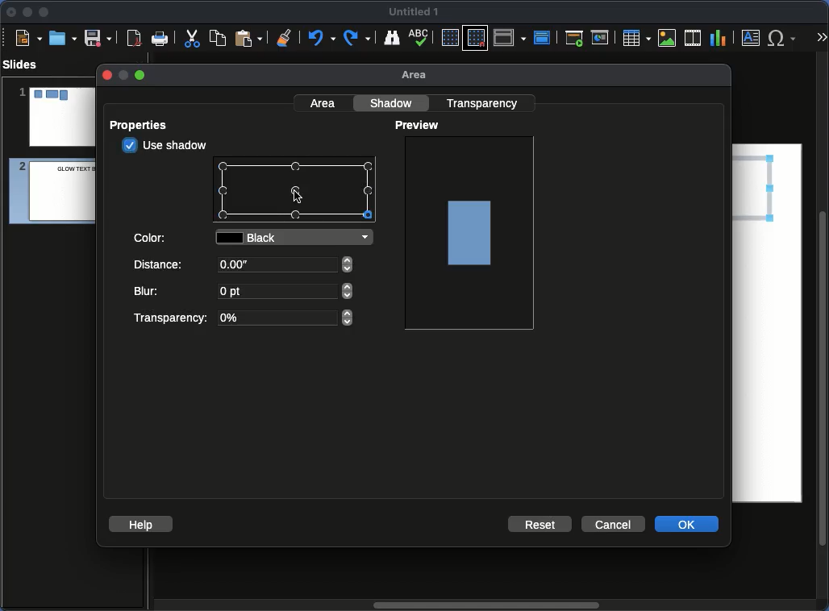 This screenshot has height=611, width=829. Describe the element at coordinates (635, 37) in the screenshot. I see `Table` at that location.